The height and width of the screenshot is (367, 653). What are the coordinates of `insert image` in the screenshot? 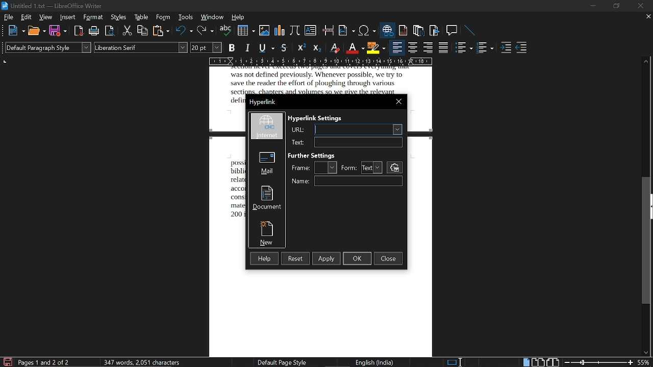 It's located at (264, 32).